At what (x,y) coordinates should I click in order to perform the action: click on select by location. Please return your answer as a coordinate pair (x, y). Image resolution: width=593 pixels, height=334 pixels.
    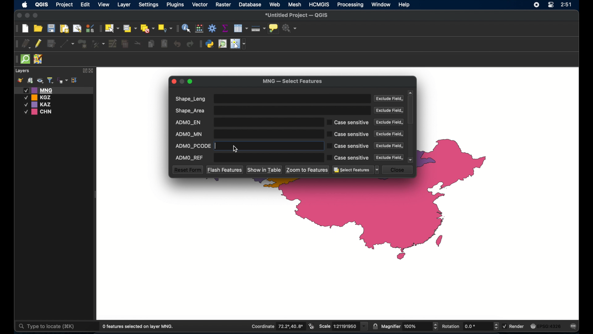
    Looking at the image, I should click on (165, 28).